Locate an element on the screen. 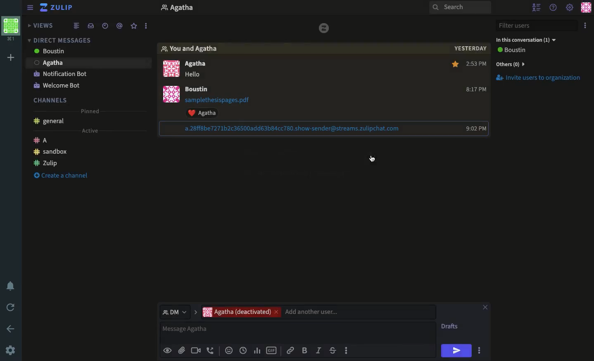 This screenshot has height=361, width=594. Reaction is located at coordinates (207, 113).